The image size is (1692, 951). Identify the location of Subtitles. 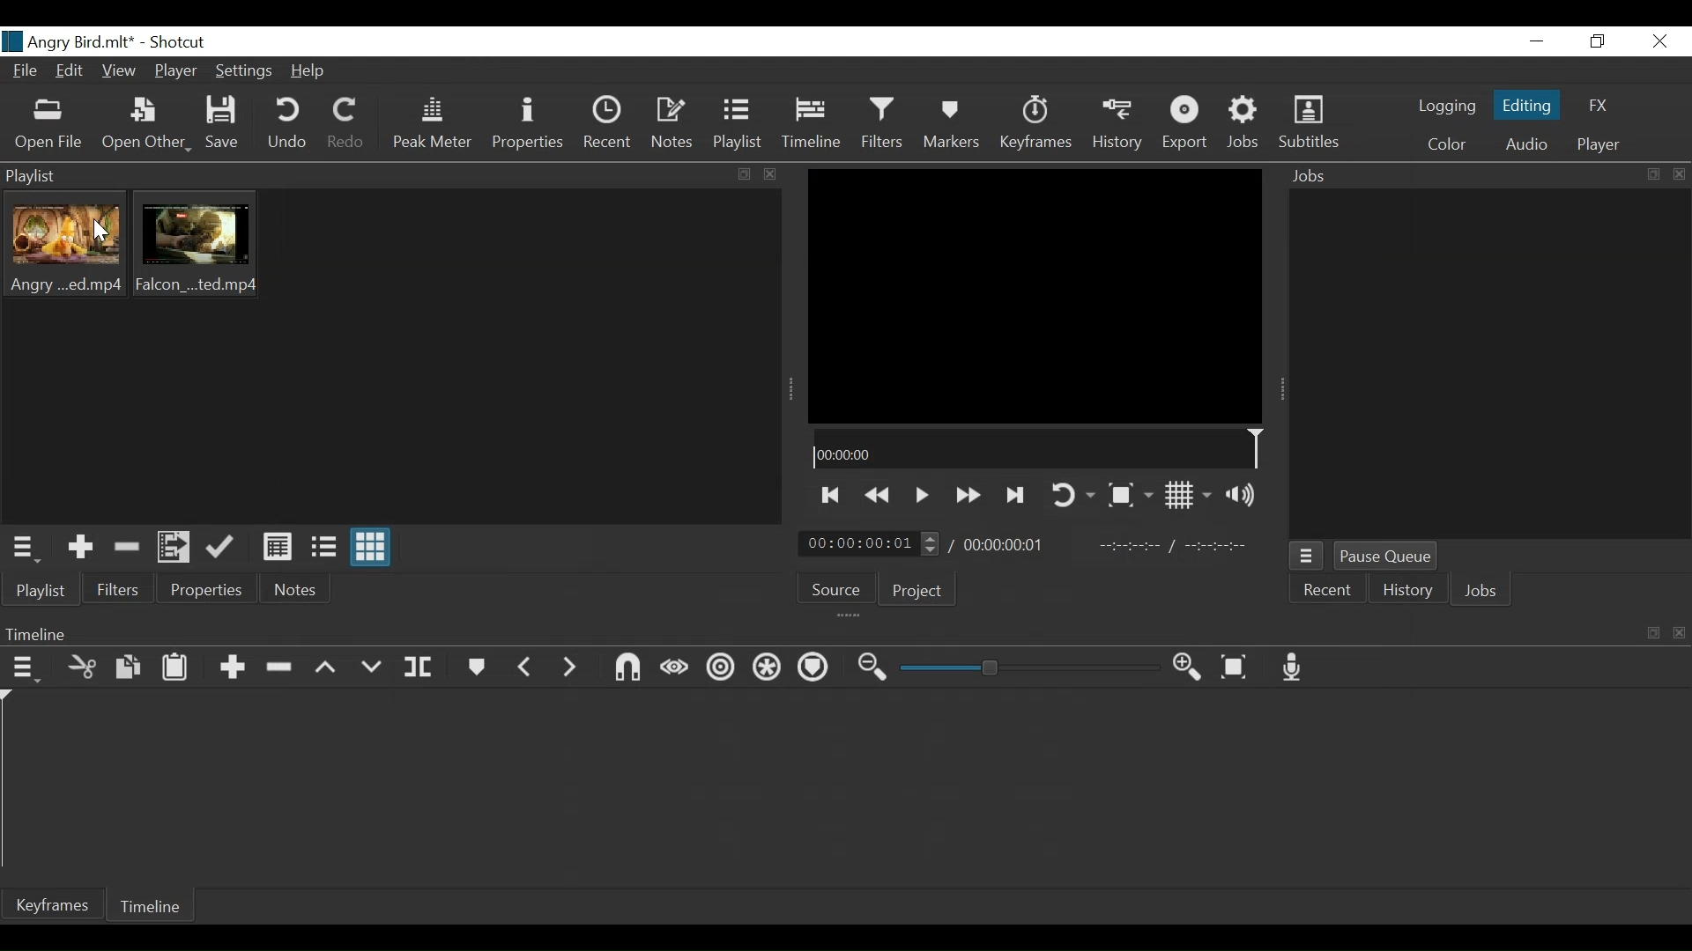
(1310, 124).